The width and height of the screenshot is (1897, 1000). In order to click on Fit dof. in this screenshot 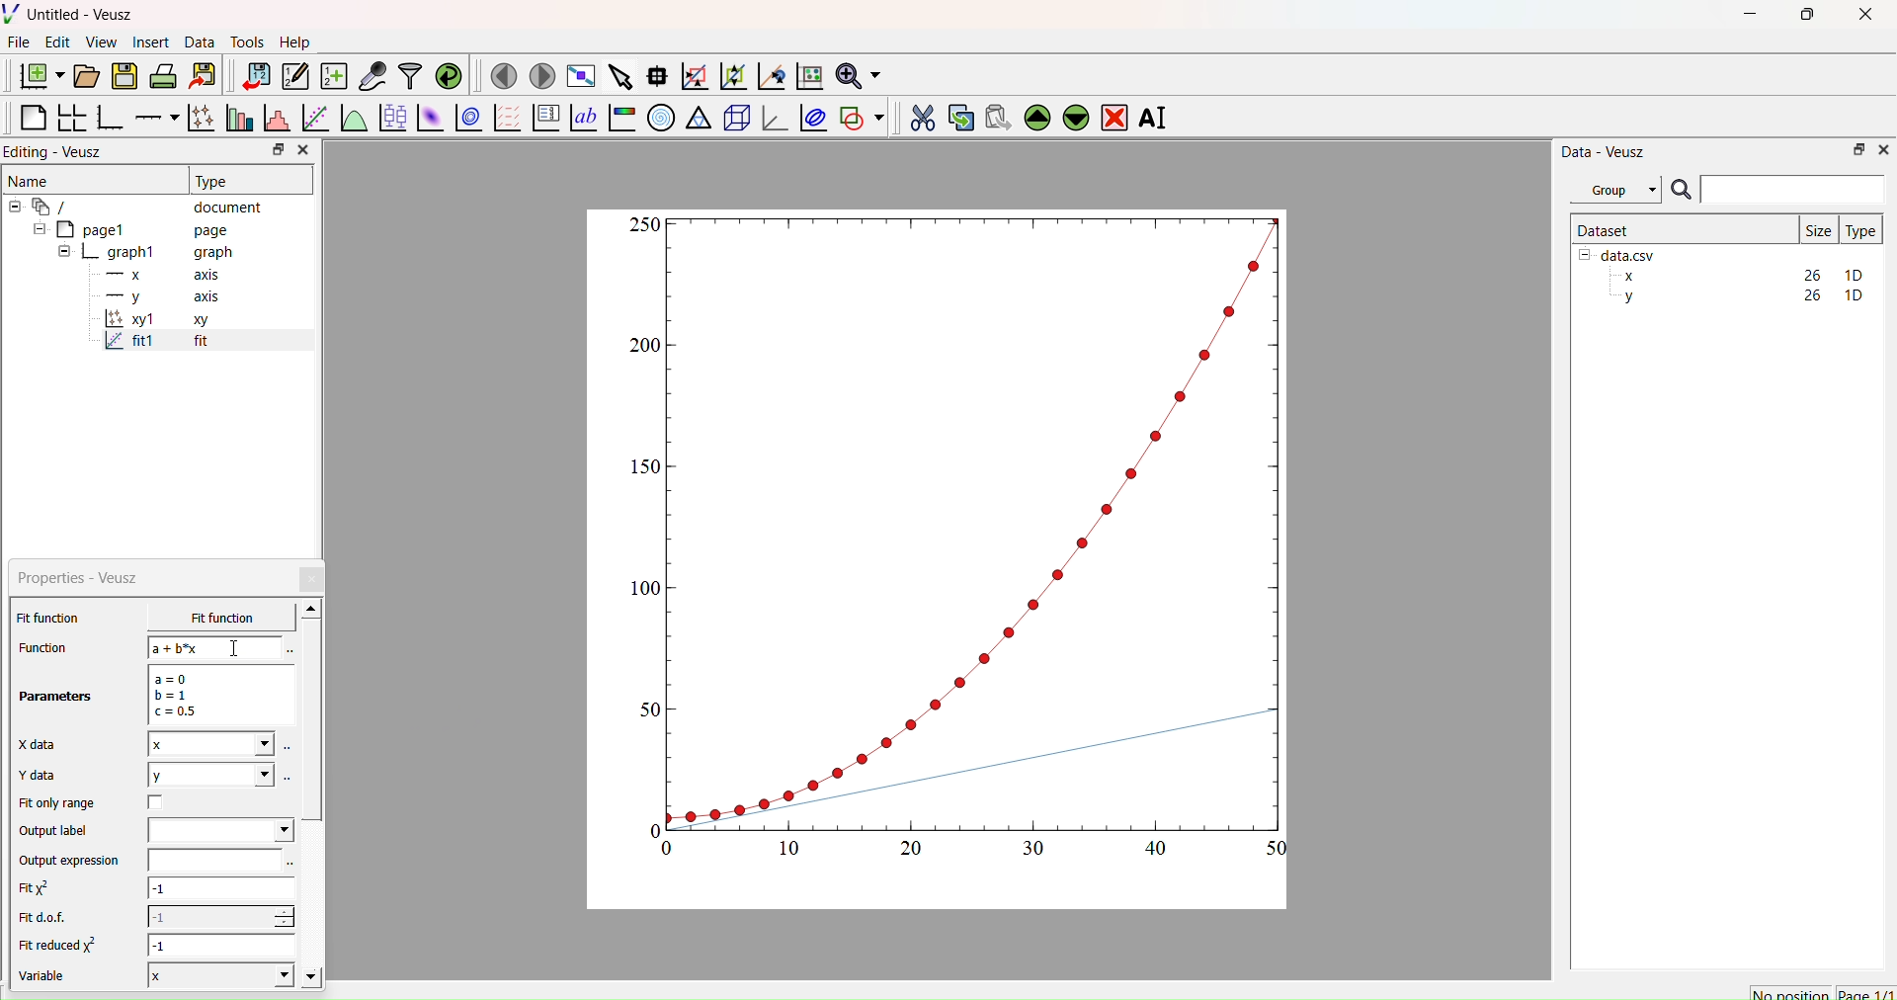, I will do `click(47, 919)`.